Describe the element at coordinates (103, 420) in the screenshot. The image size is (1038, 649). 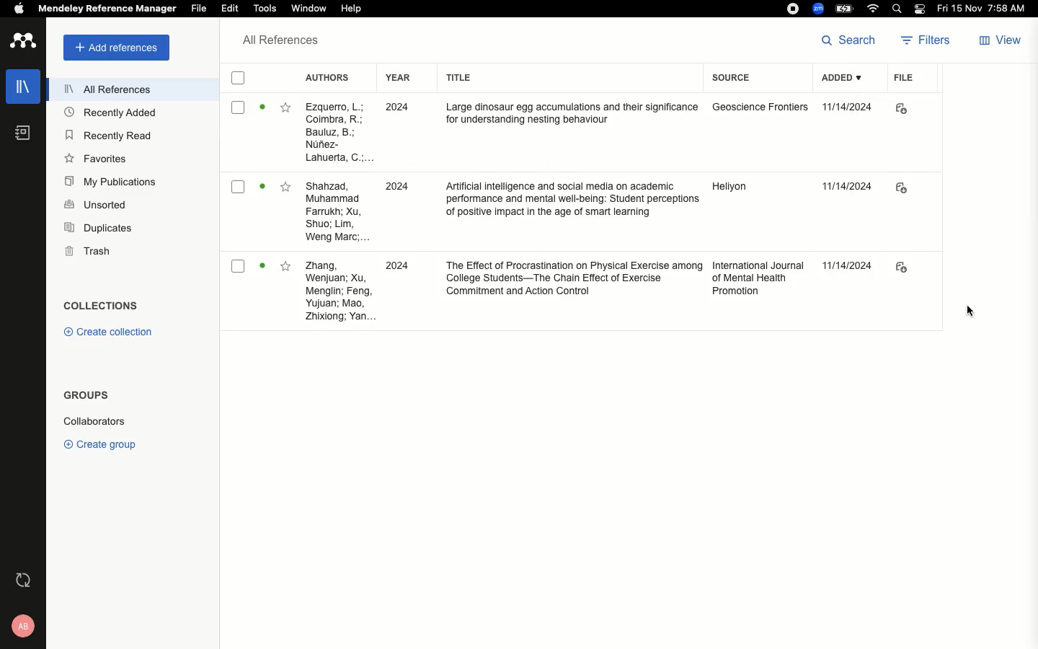
I see `Collaborators` at that location.